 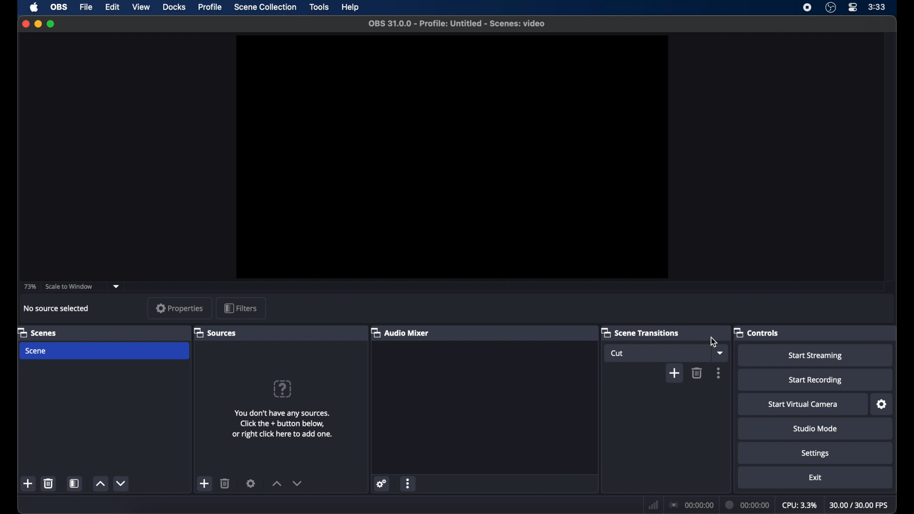 What do you see at coordinates (37, 332) in the screenshot?
I see `scenes` at bounding box center [37, 332].